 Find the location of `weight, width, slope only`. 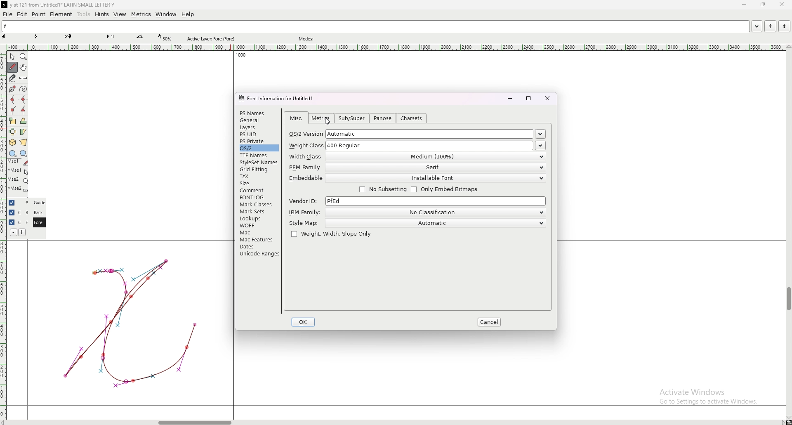

weight, width, slope only is located at coordinates (331, 234).